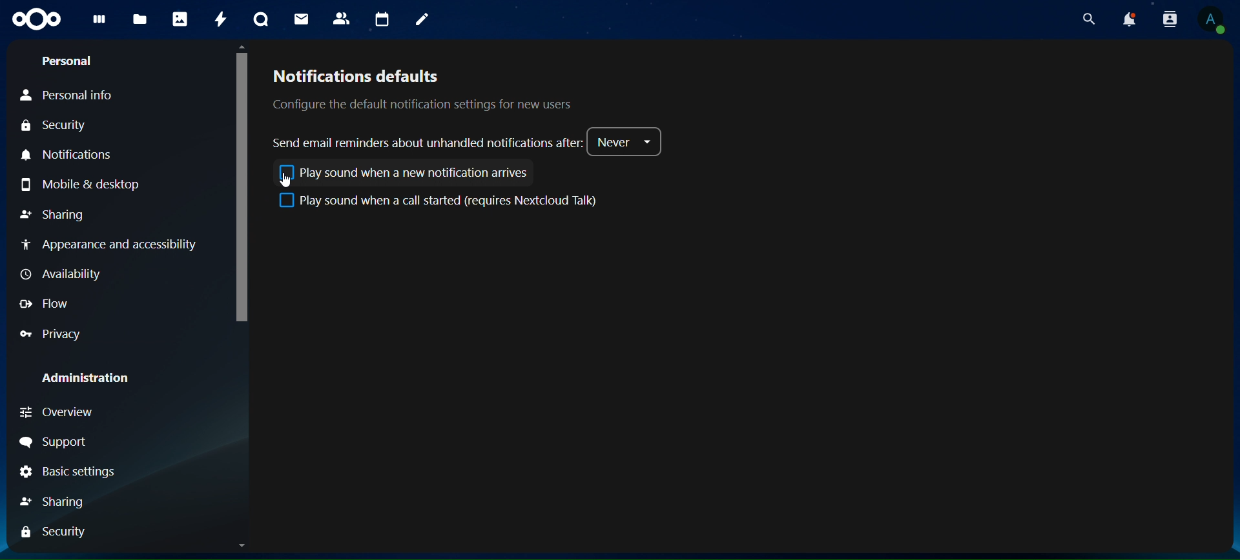  Describe the element at coordinates (118, 246) in the screenshot. I see `Appearance and accessibility` at that location.